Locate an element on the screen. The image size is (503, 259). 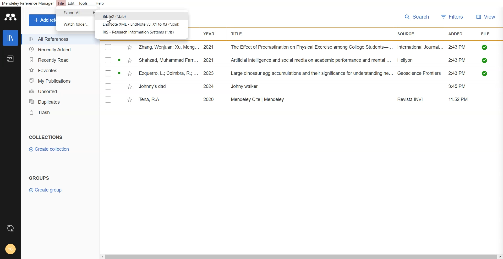
Johny walker is located at coordinates (245, 87).